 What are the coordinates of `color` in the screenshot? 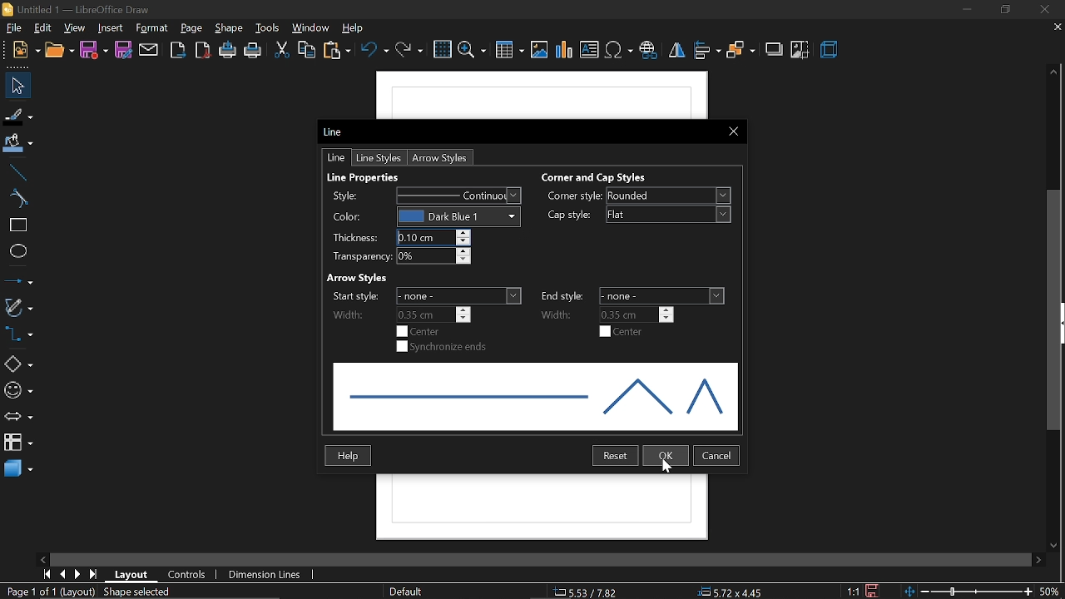 It's located at (461, 215).